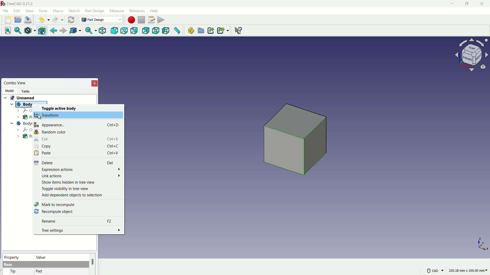  I want to click on Cut Ctrl+X, so click(77, 139).